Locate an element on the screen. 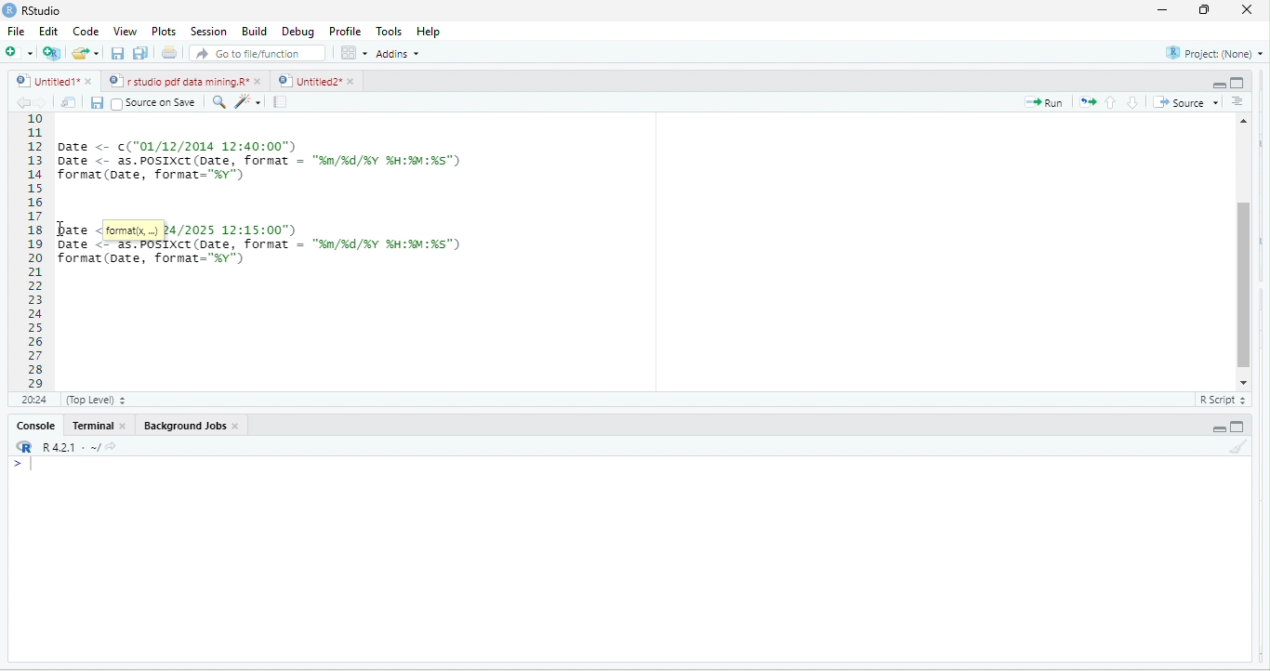  re run the previous code region is located at coordinates (1091, 100).